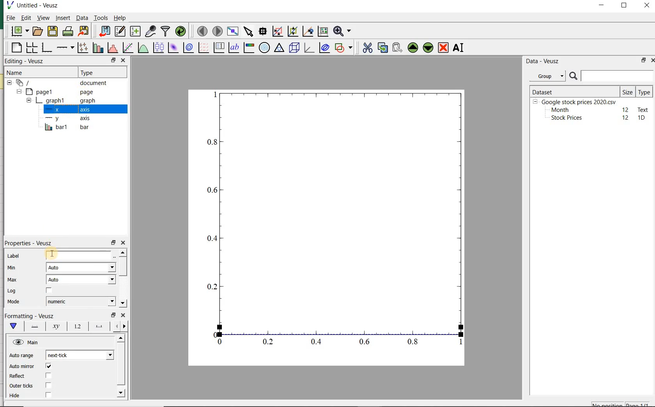  What do you see at coordinates (120, 327) in the screenshot?
I see `minor ticks` at bounding box center [120, 327].